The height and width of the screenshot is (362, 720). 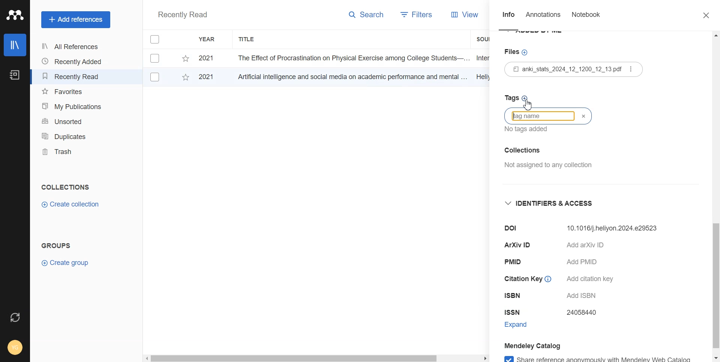 I want to click on Citation Key © Add citation key, so click(x=562, y=279).